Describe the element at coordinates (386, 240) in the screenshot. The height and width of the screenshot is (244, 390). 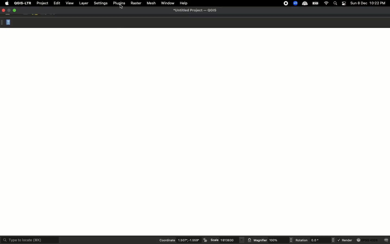
I see `messages` at that location.